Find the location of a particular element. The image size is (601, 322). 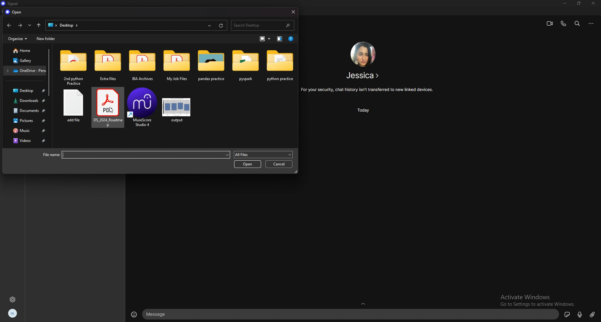

desktop is located at coordinates (25, 90).